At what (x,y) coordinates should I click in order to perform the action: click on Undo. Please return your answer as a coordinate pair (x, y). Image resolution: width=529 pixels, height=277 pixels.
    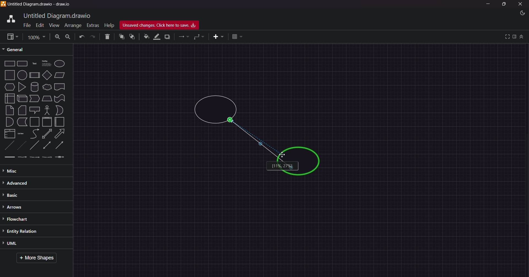
    Looking at the image, I should click on (82, 37).